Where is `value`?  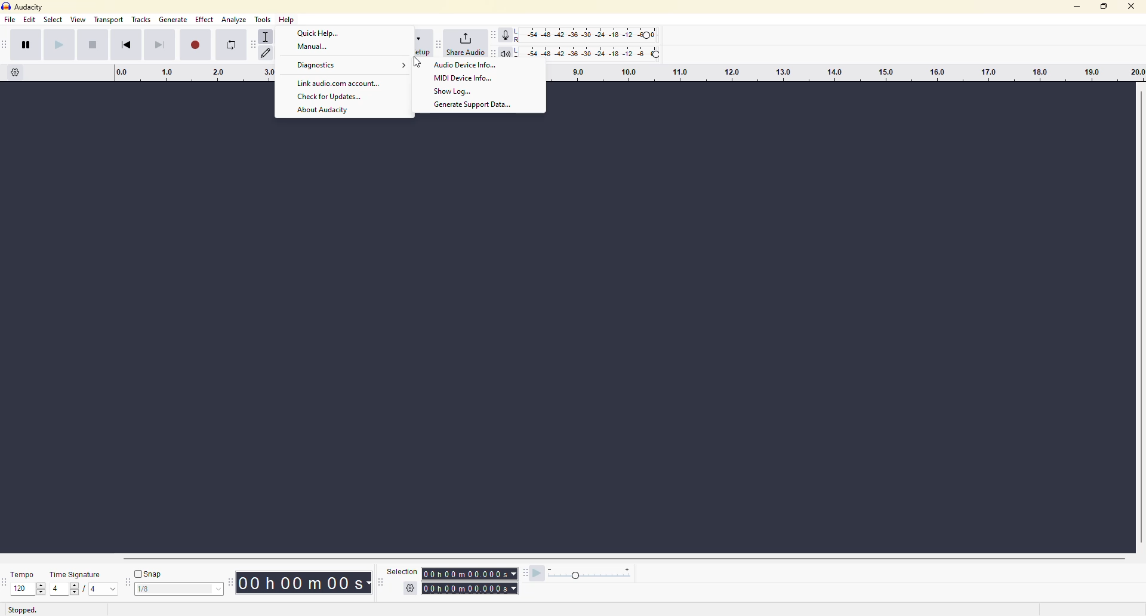 value is located at coordinates (22, 589).